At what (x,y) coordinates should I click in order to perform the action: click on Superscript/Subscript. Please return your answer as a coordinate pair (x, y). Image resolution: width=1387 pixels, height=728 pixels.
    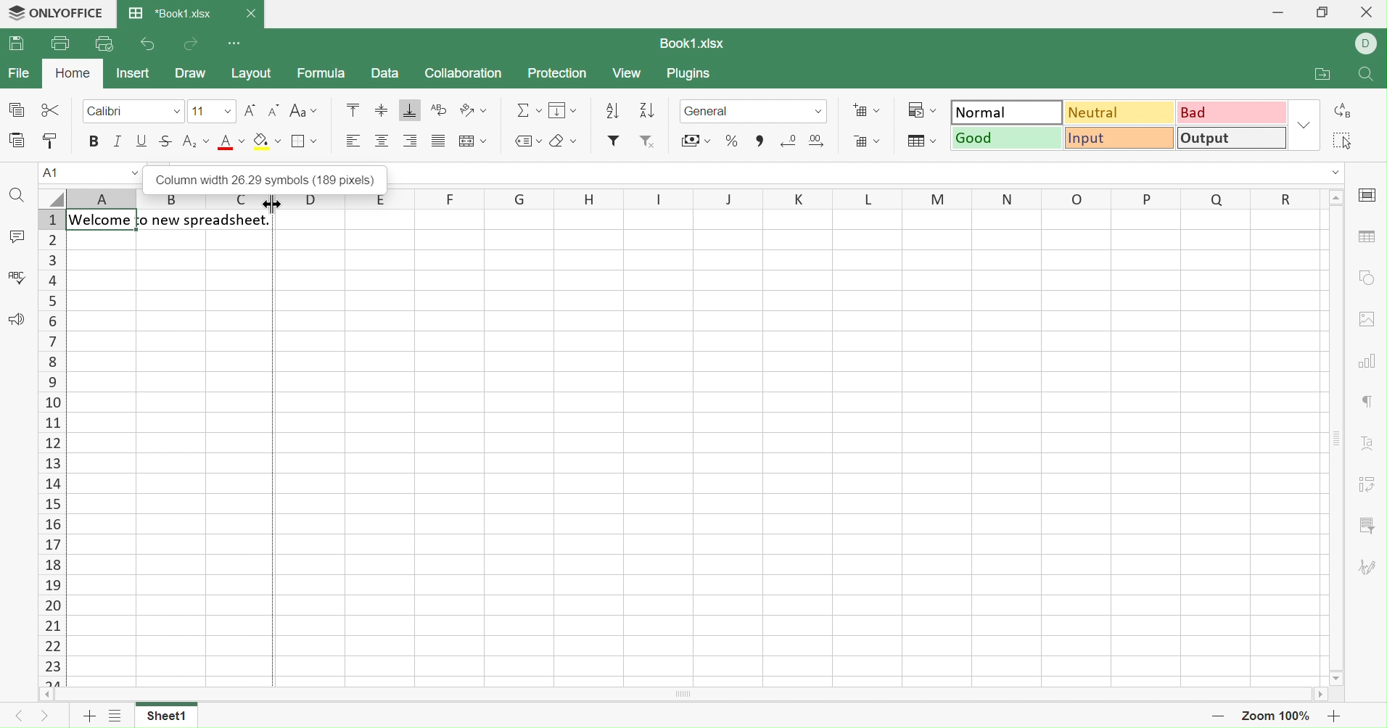
    Looking at the image, I should click on (197, 141).